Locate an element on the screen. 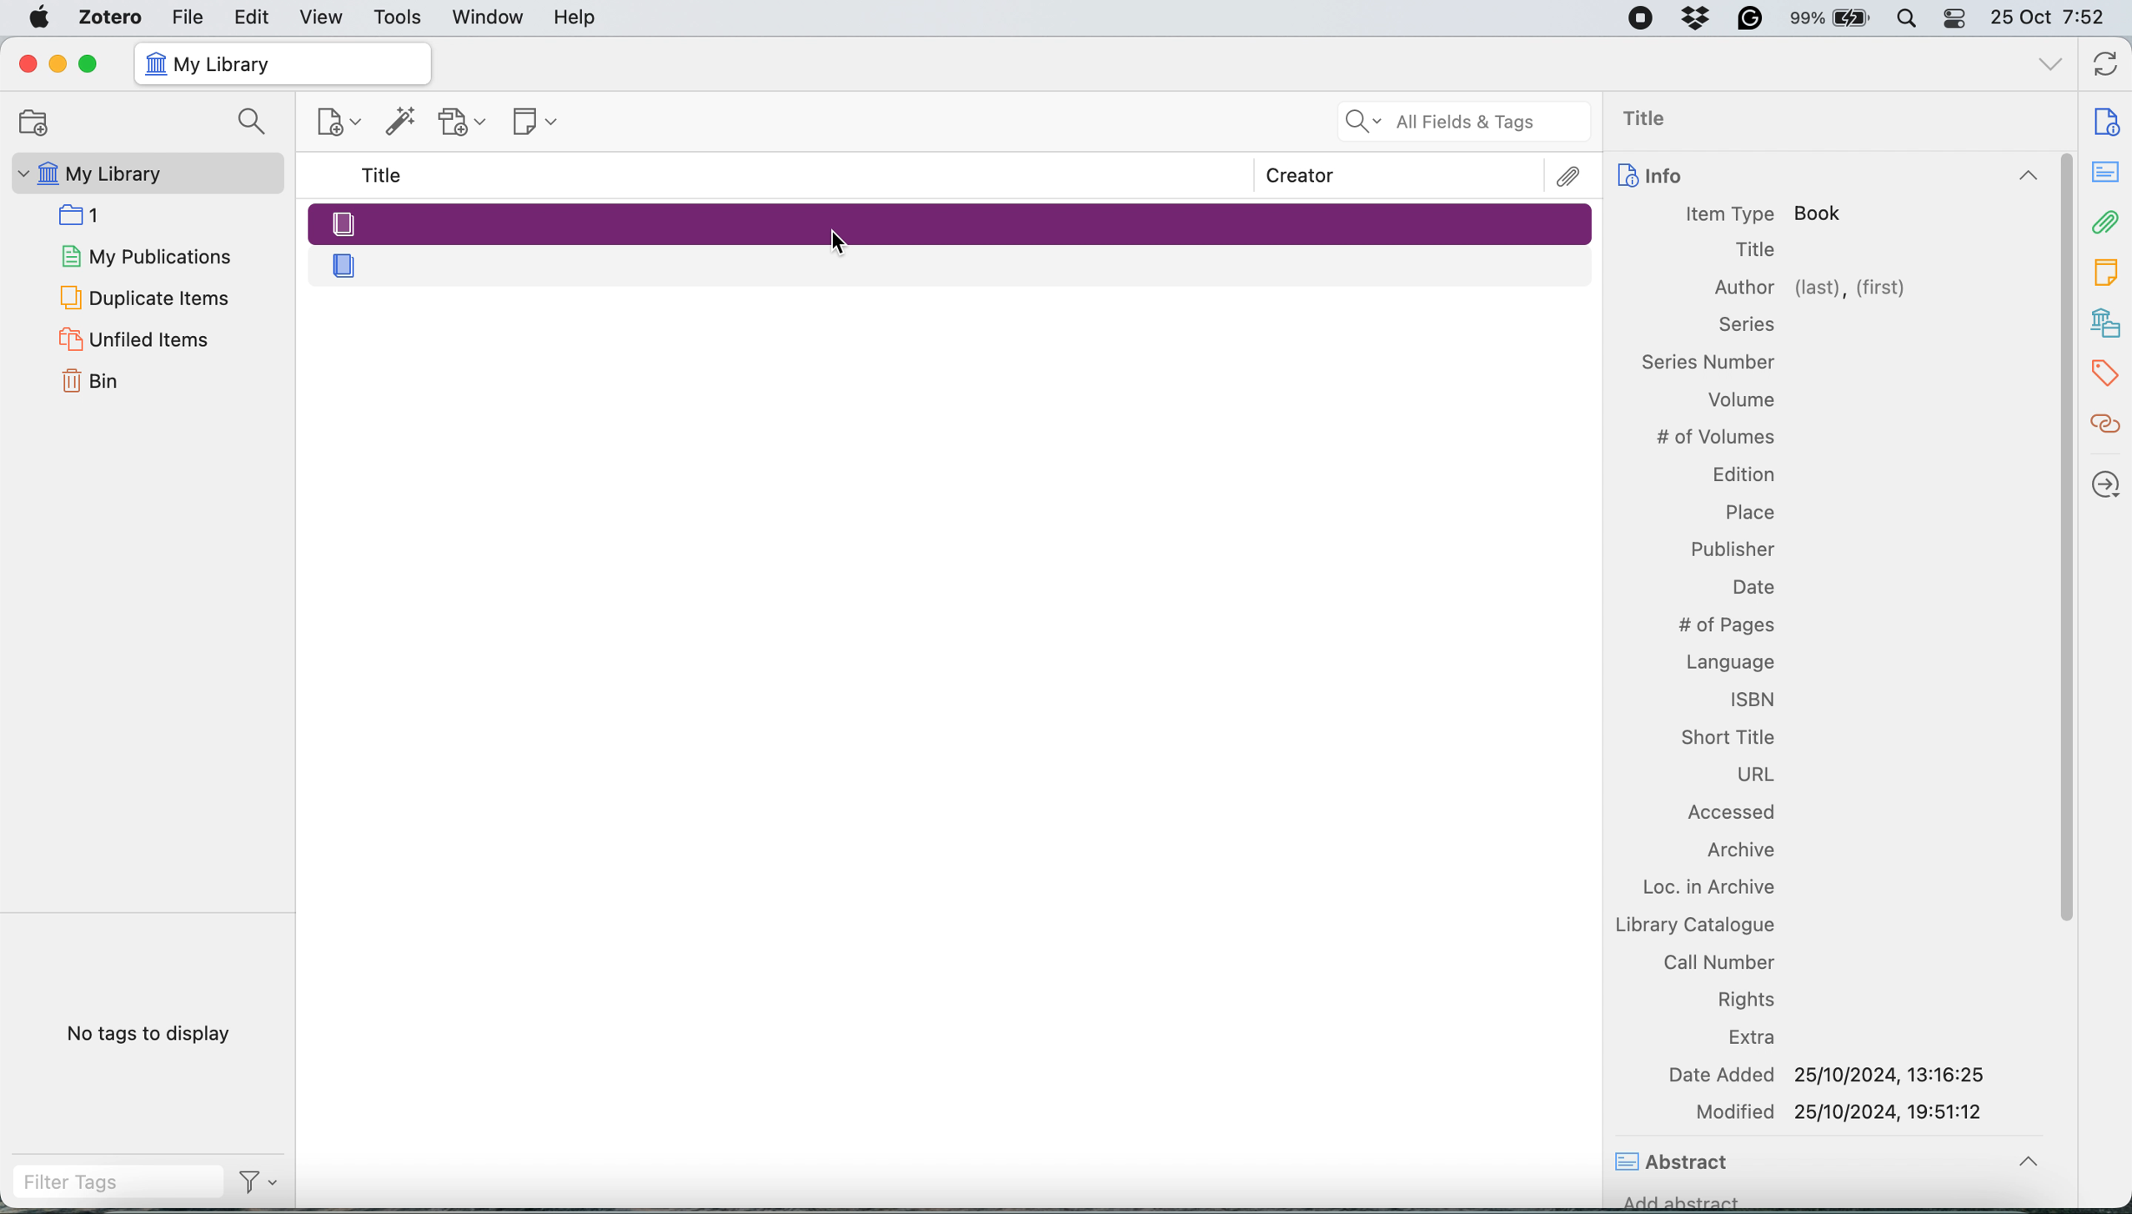 This screenshot has height=1214, width=2132. Citations is located at coordinates (2108, 424).